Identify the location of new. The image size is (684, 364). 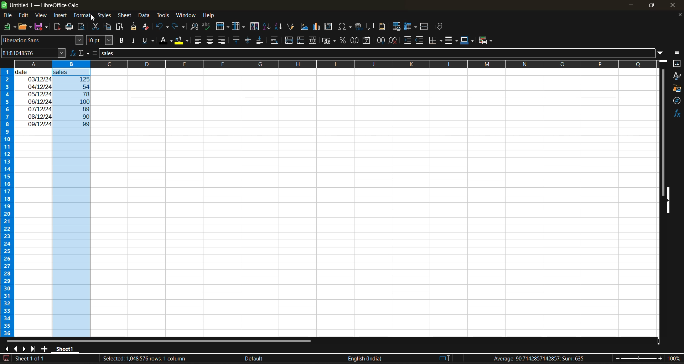
(8, 27).